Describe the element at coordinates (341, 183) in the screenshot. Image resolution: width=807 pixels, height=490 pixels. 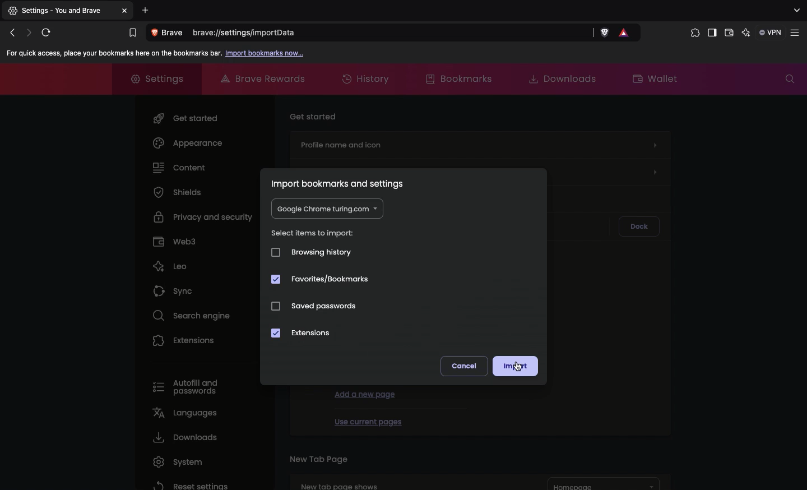
I see `Import bookmarks and settings` at that location.